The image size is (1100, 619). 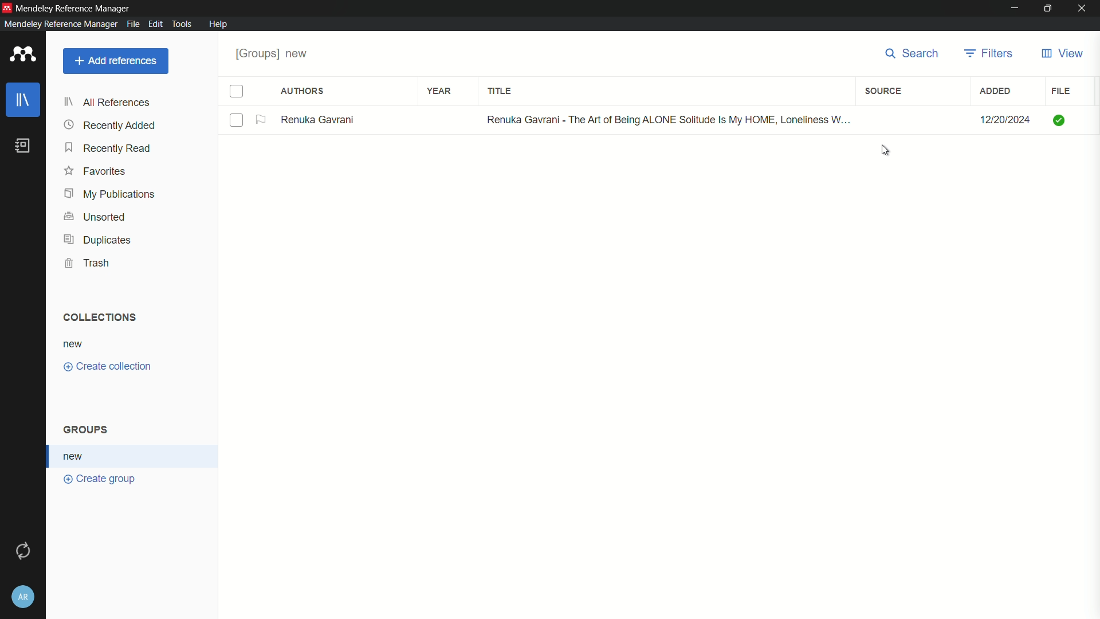 I want to click on recently added, so click(x=110, y=126).